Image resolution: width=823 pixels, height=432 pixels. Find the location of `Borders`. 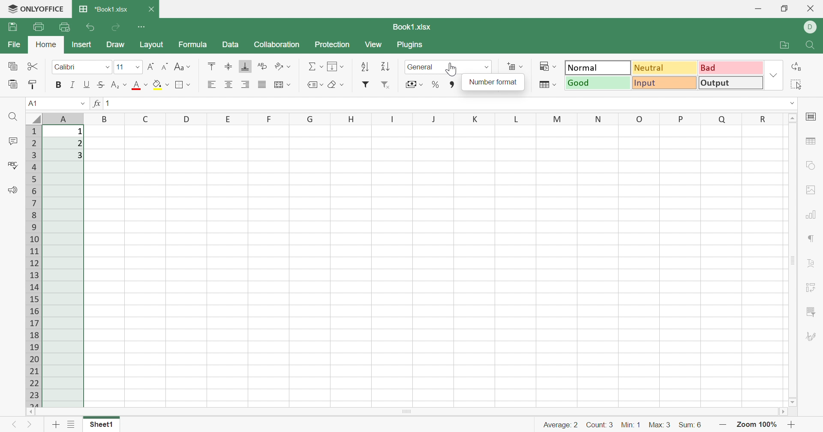

Borders is located at coordinates (183, 84).